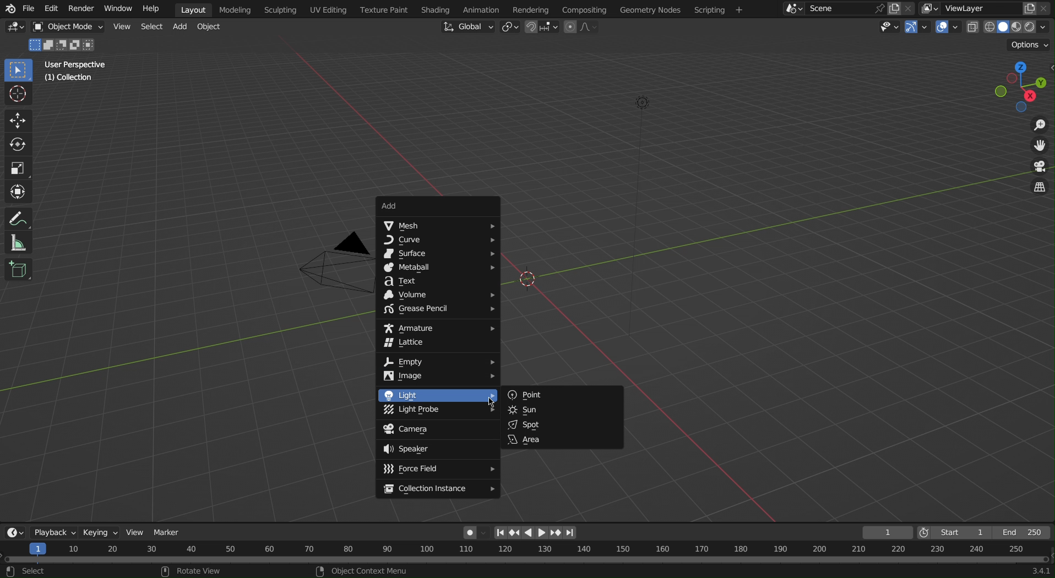 The height and width of the screenshot is (578, 1055). What do you see at coordinates (438, 362) in the screenshot?
I see `Empty` at bounding box center [438, 362].